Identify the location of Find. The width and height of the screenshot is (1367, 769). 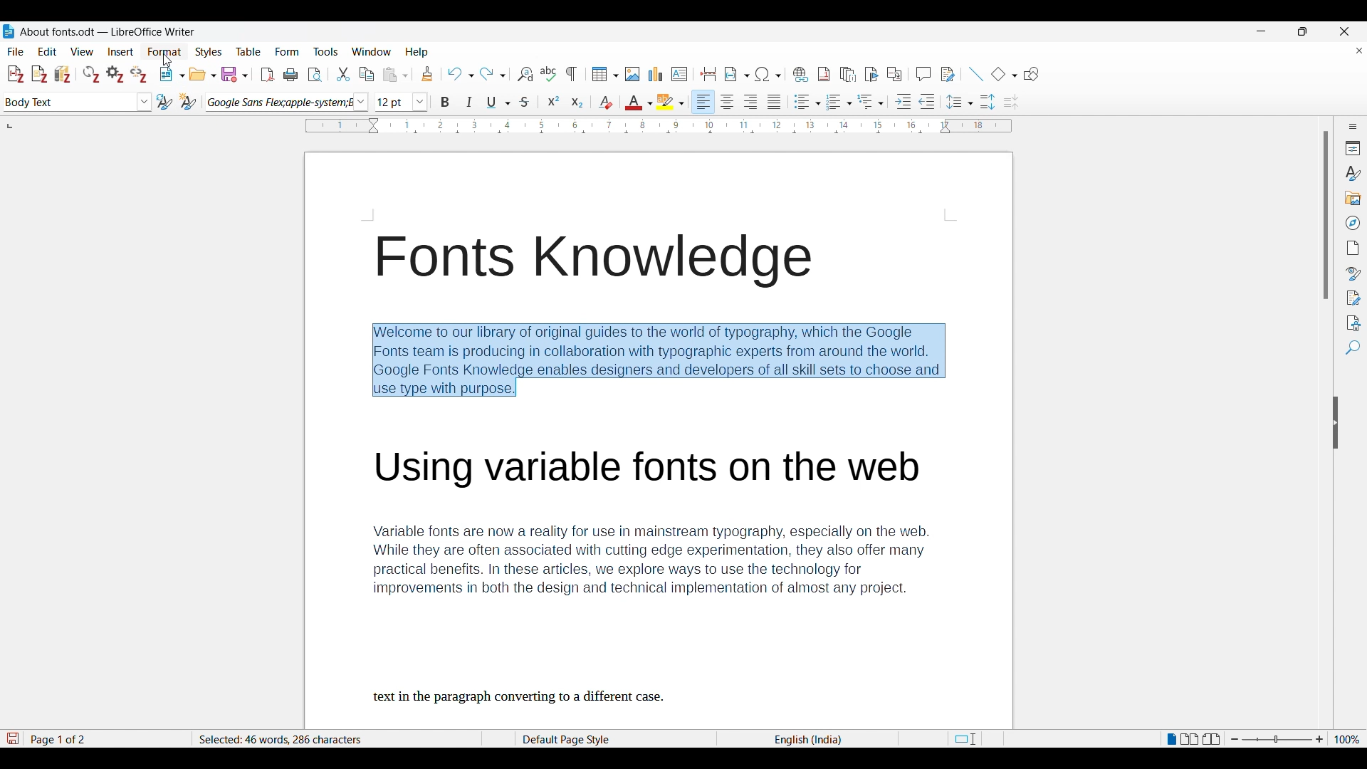
(1353, 347).